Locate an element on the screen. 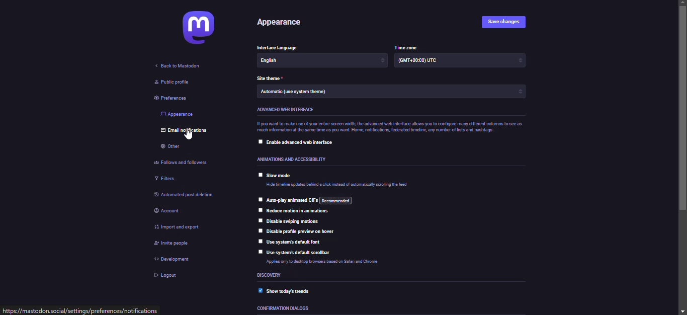 This screenshot has width=687, height=315. appearance is located at coordinates (178, 114).